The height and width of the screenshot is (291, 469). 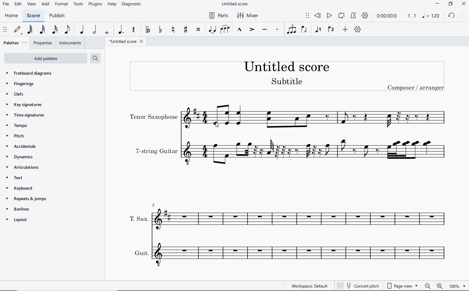 What do you see at coordinates (288, 117) in the screenshot?
I see `INSTRUMENT: TENOR SAXOPHONE` at bounding box center [288, 117].